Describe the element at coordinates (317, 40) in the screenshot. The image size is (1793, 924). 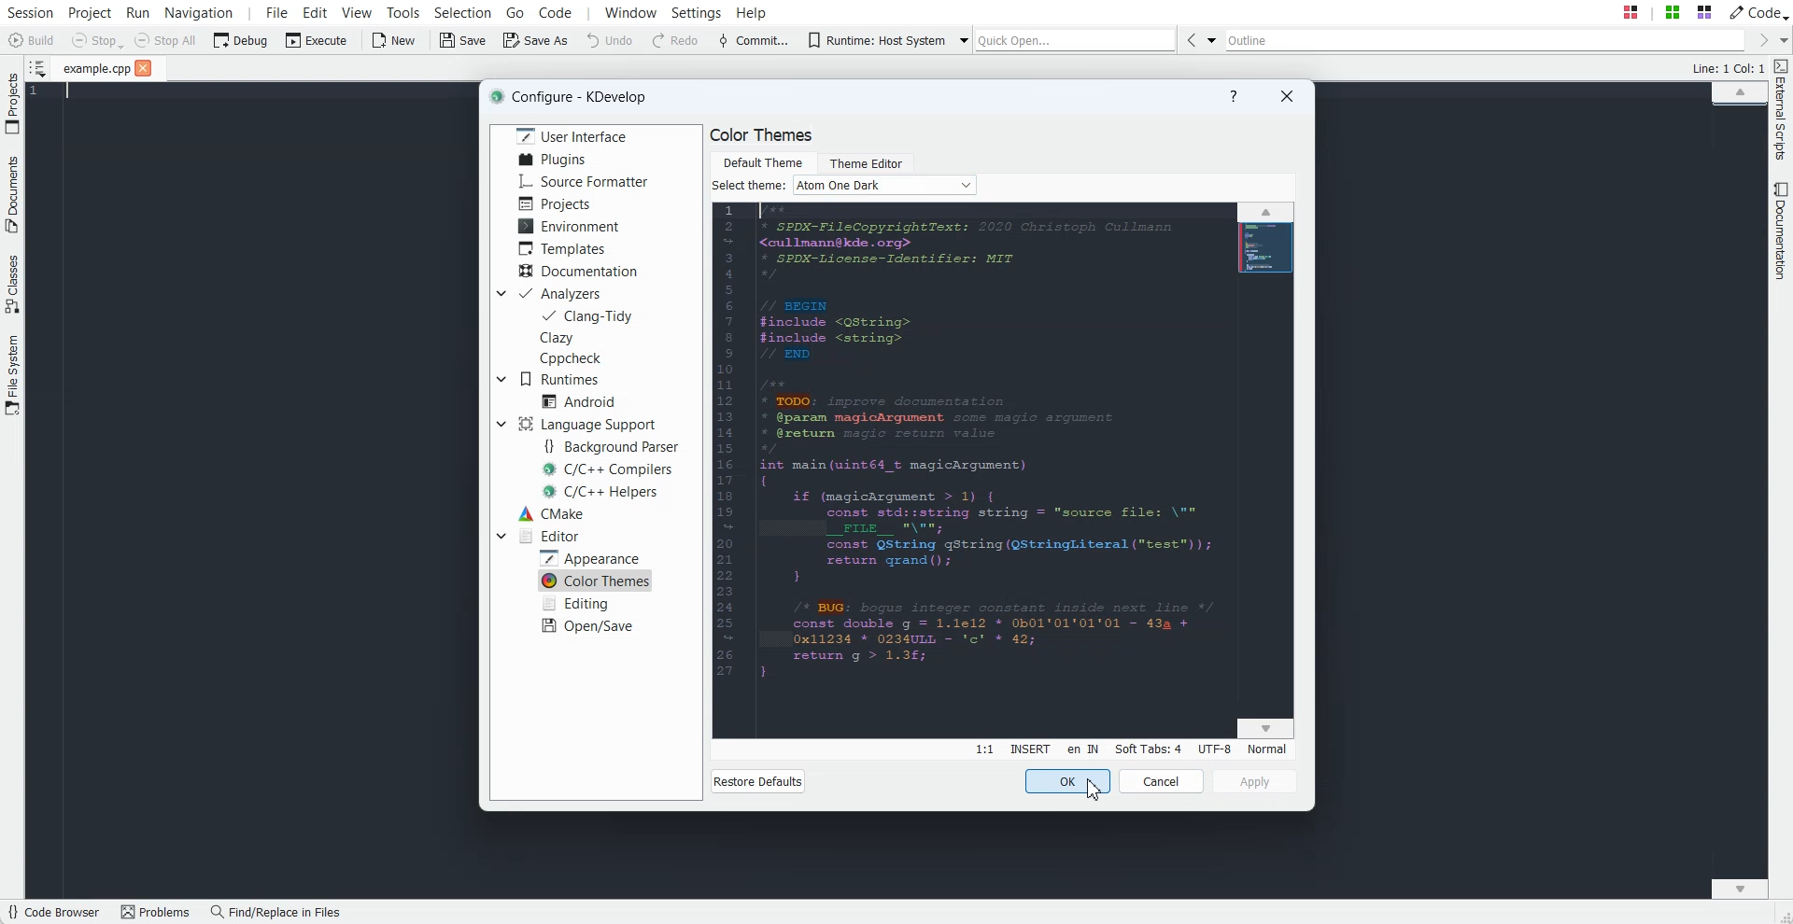
I see `Execute` at that location.